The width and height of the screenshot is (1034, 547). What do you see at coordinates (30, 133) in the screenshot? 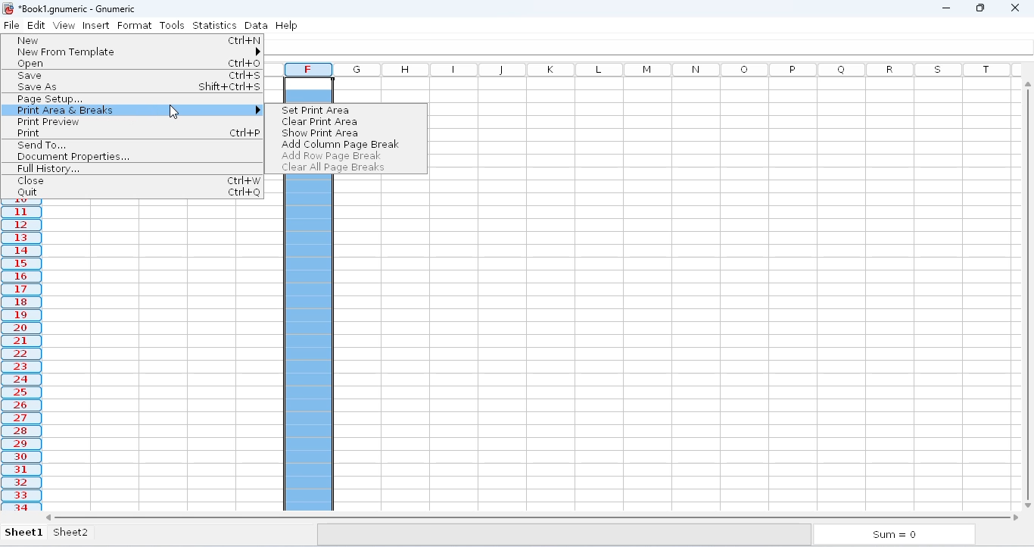
I see `print` at bounding box center [30, 133].